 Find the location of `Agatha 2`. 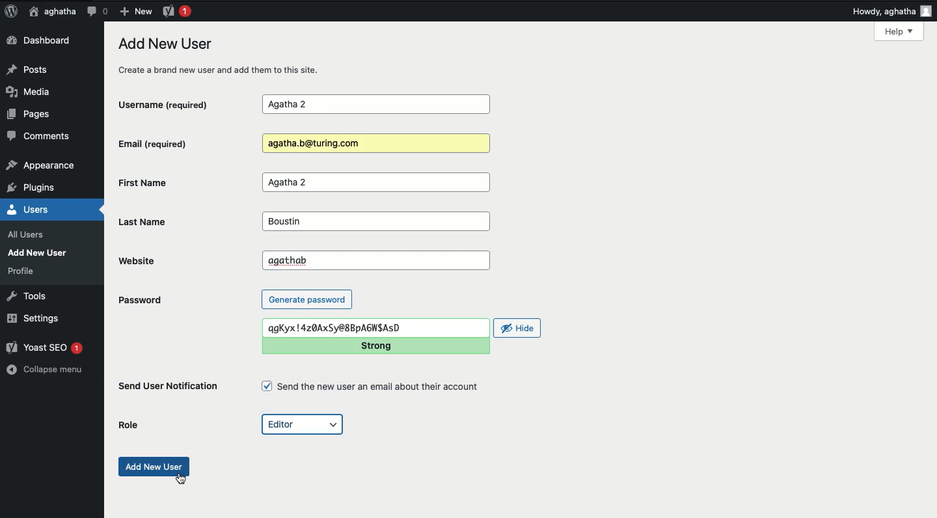

Agatha 2 is located at coordinates (375, 105).